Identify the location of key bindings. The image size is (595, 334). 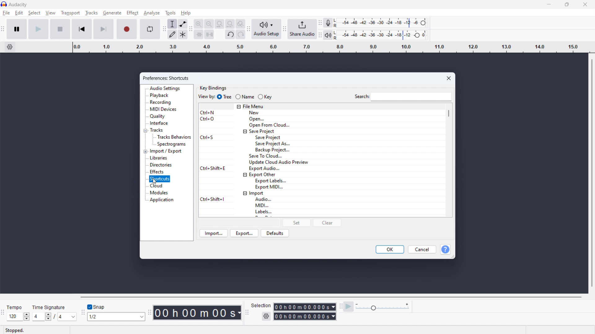
(214, 88).